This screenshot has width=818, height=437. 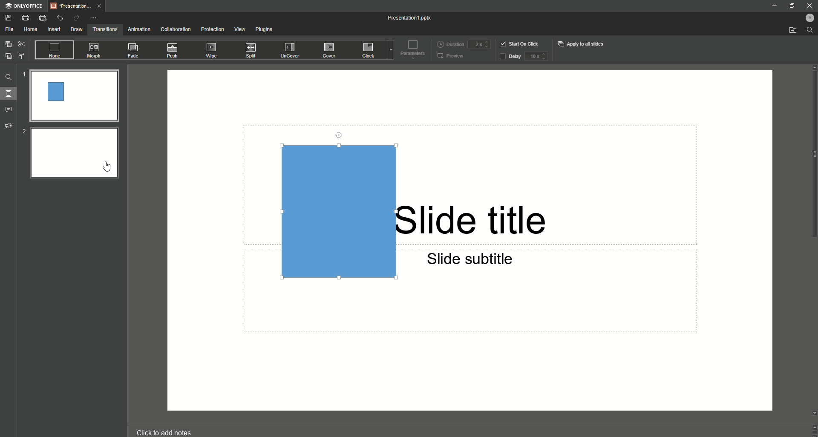 What do you see at coordinates (509, 57) in the screenshot?
I see `Delay button` at bounding box center [509, 57].